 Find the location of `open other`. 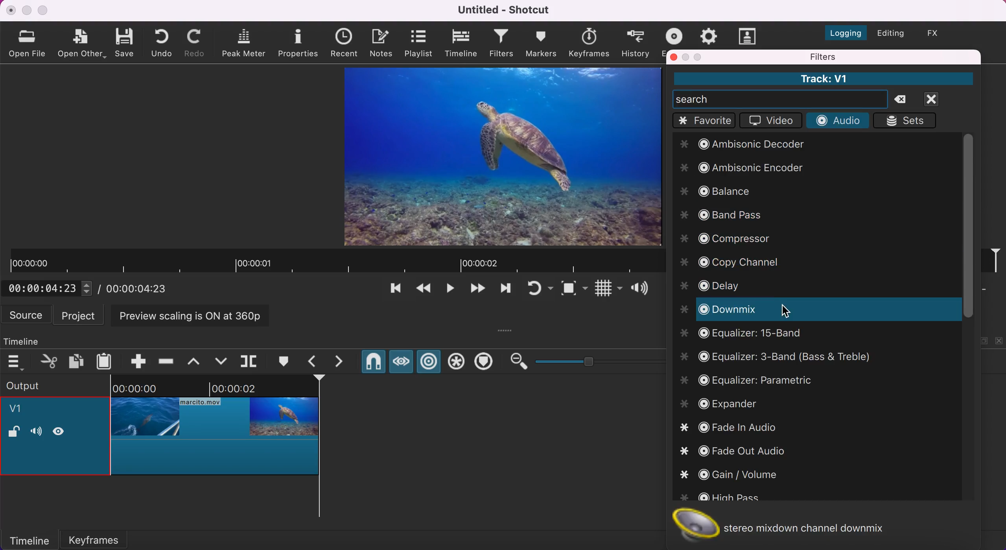

open other is located at coordinates (82, 44).